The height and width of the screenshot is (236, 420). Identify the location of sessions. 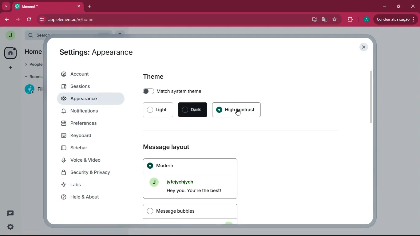
(86, 87).